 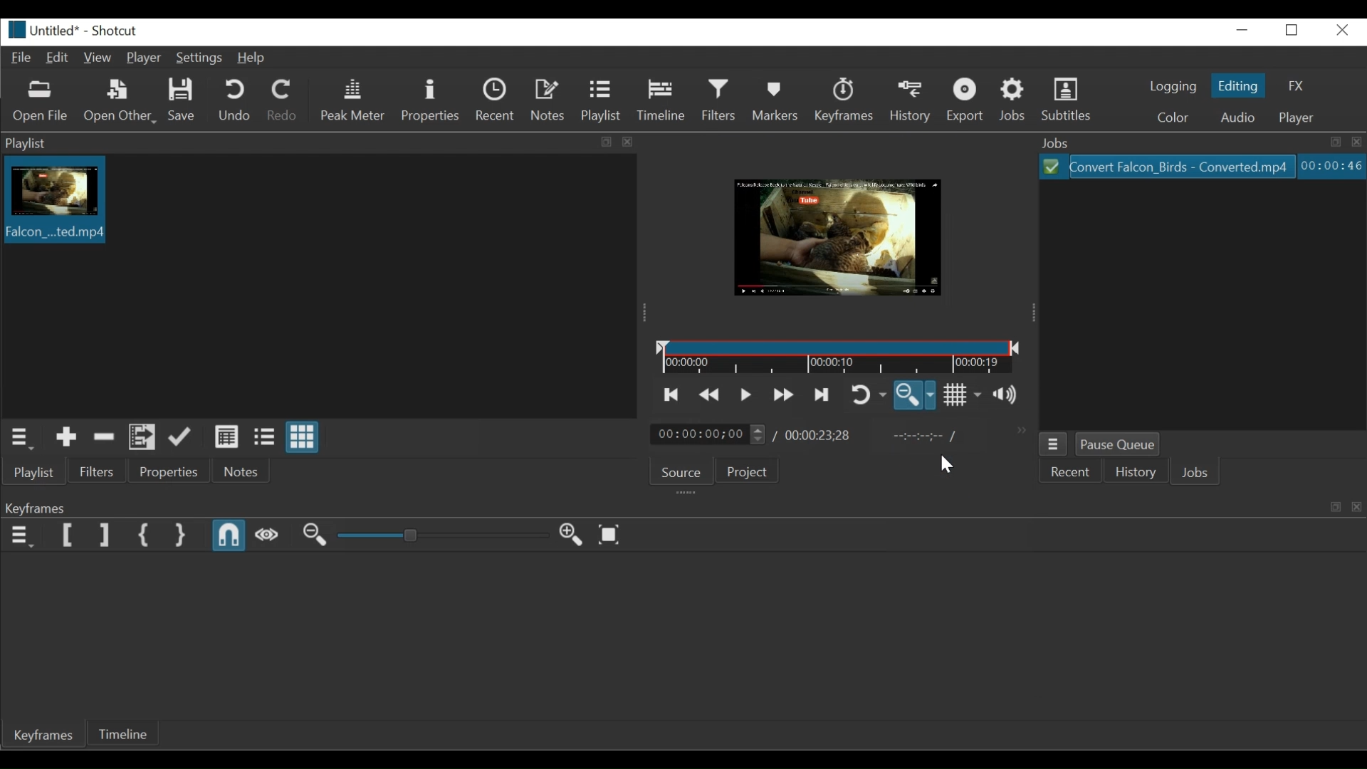 I want to click on Set Second Simple Keyframe, so click(x=181, y=536).